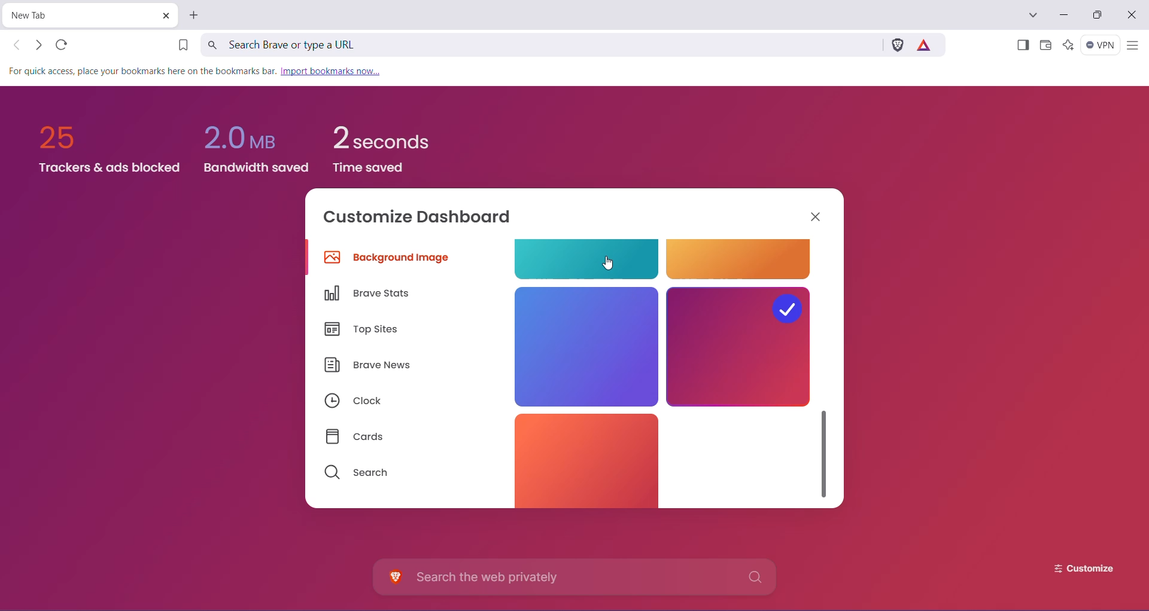 This screenshot has width=1149, height=611. I want to click on Brave Shields, so click(897, 44).